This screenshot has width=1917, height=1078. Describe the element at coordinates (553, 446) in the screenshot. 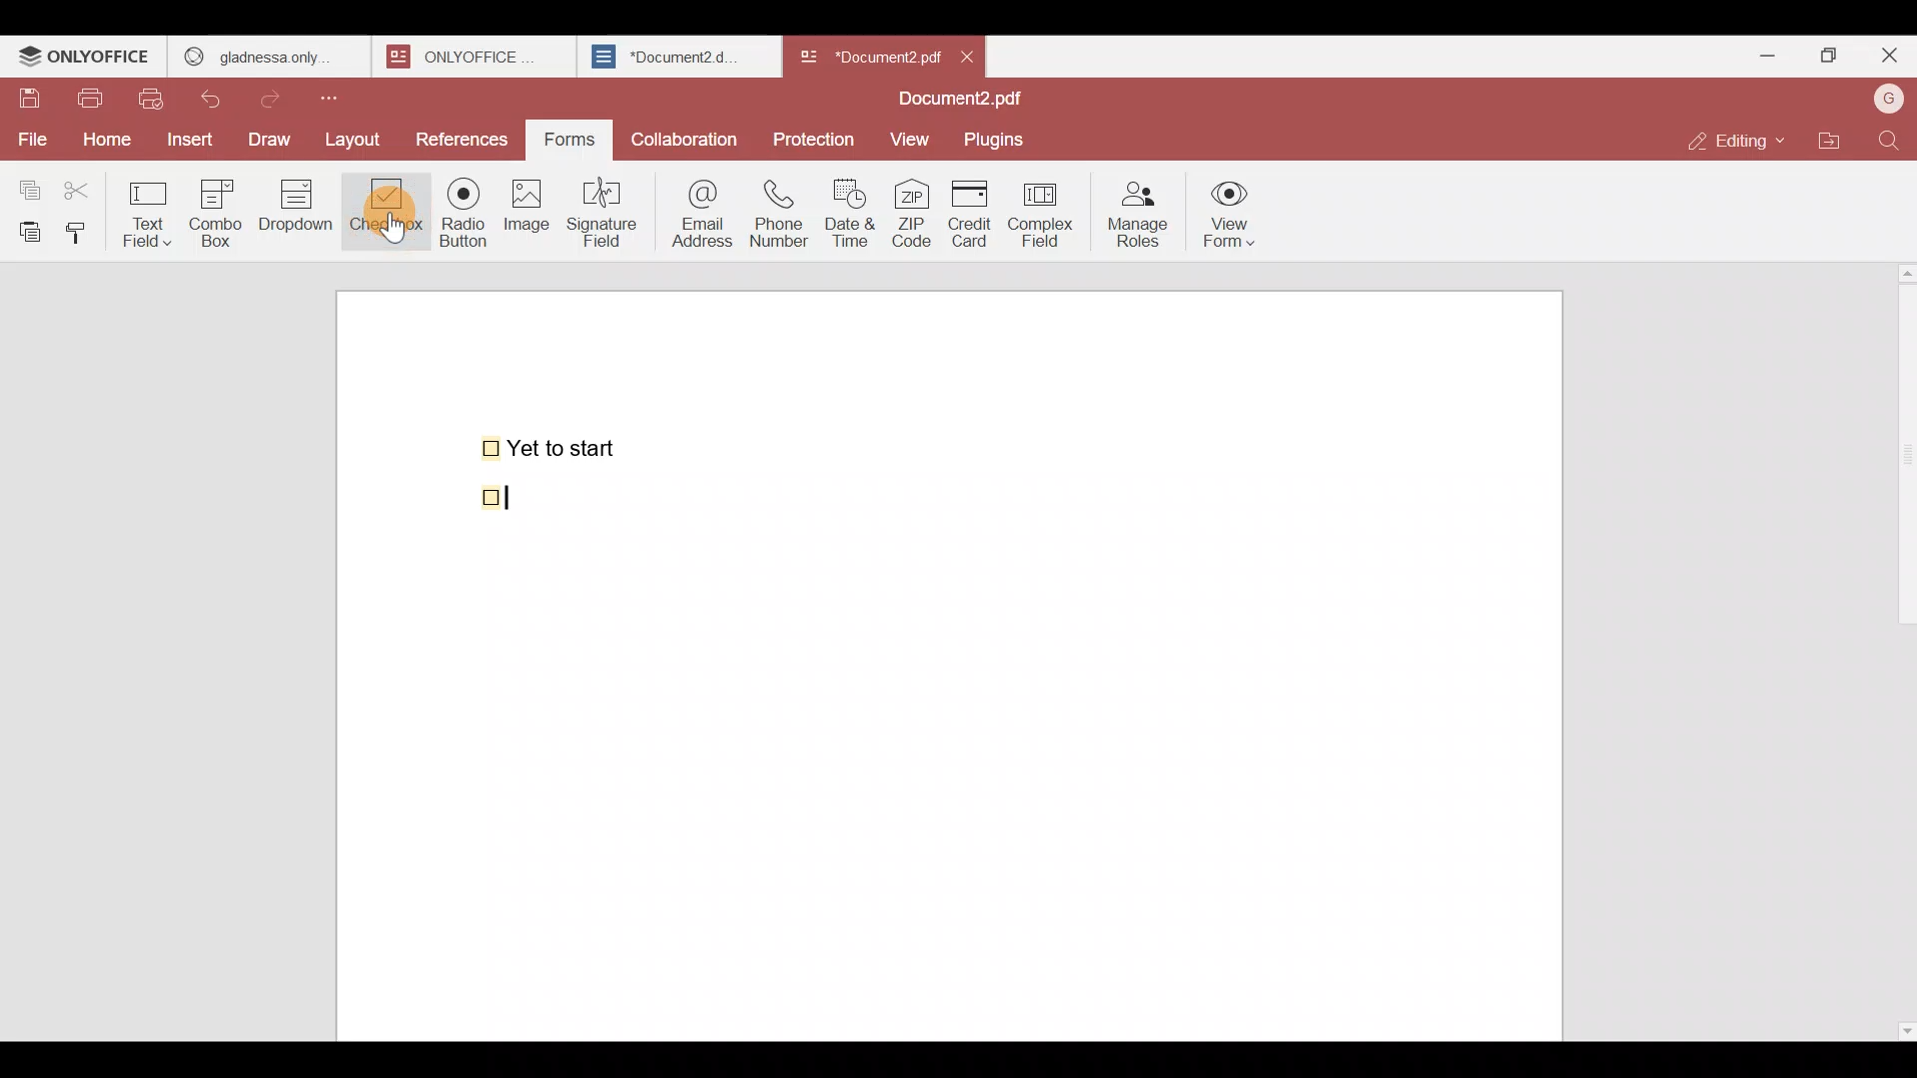

I see `Yet to start` at that location.